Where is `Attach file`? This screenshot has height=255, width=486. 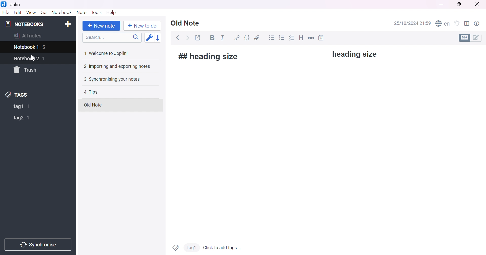
Attach file is located at coordinates (257, 38).